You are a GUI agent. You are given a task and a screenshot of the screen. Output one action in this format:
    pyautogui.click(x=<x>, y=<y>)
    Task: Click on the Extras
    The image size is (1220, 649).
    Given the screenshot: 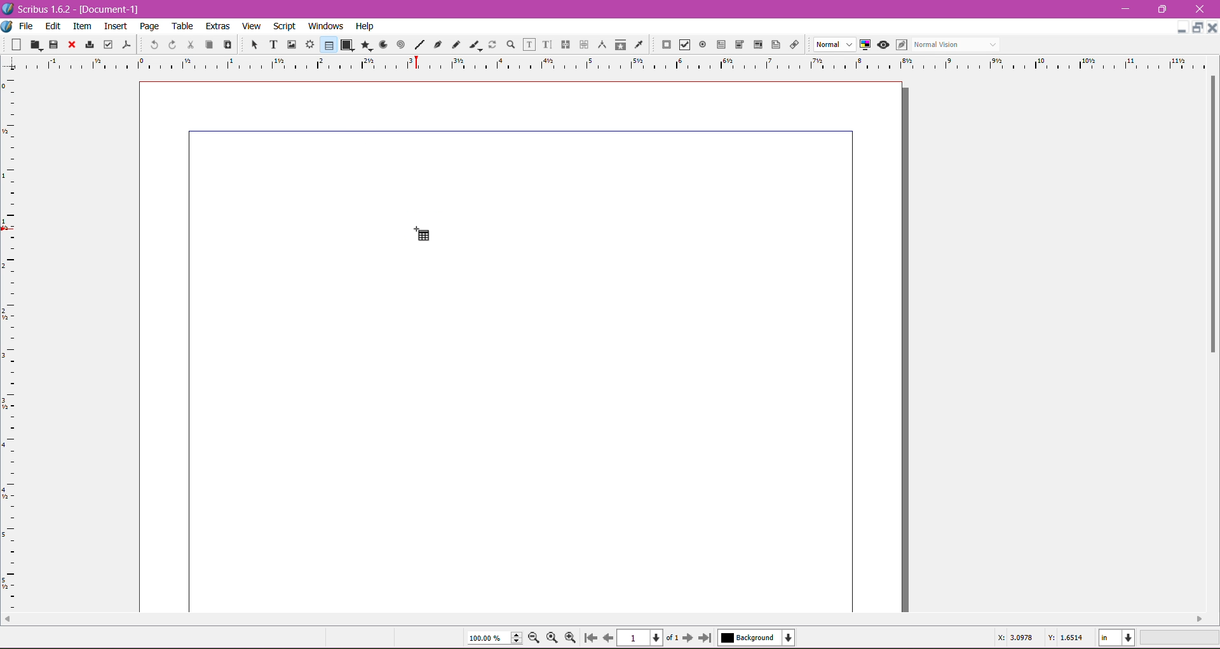 What is the action you would take?
    pyautogui.click(x=218, y=25)
    